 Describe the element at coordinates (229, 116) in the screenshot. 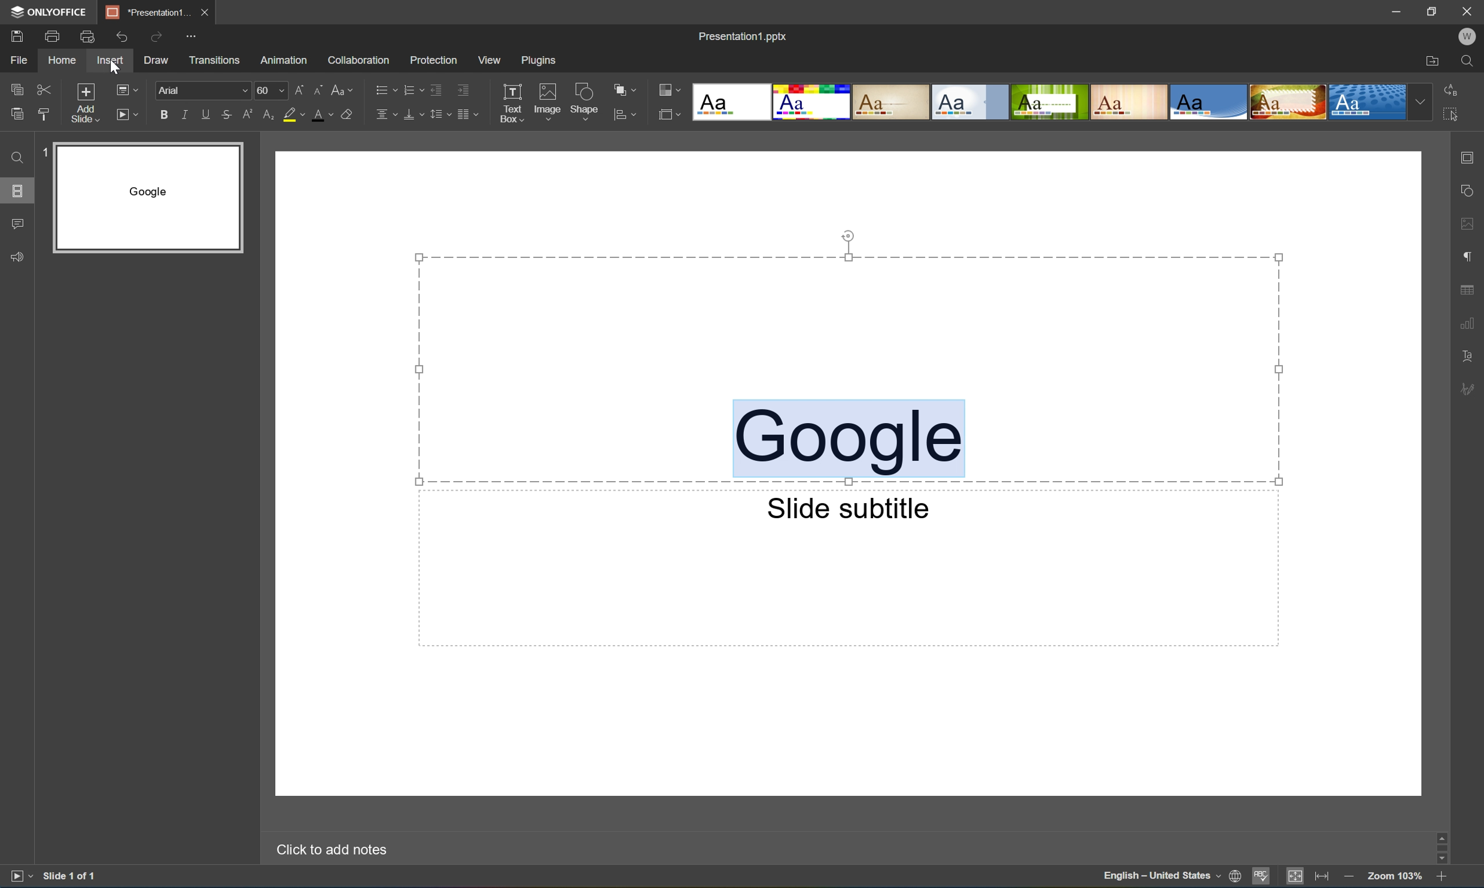

I see `Strikethrough` at that location.